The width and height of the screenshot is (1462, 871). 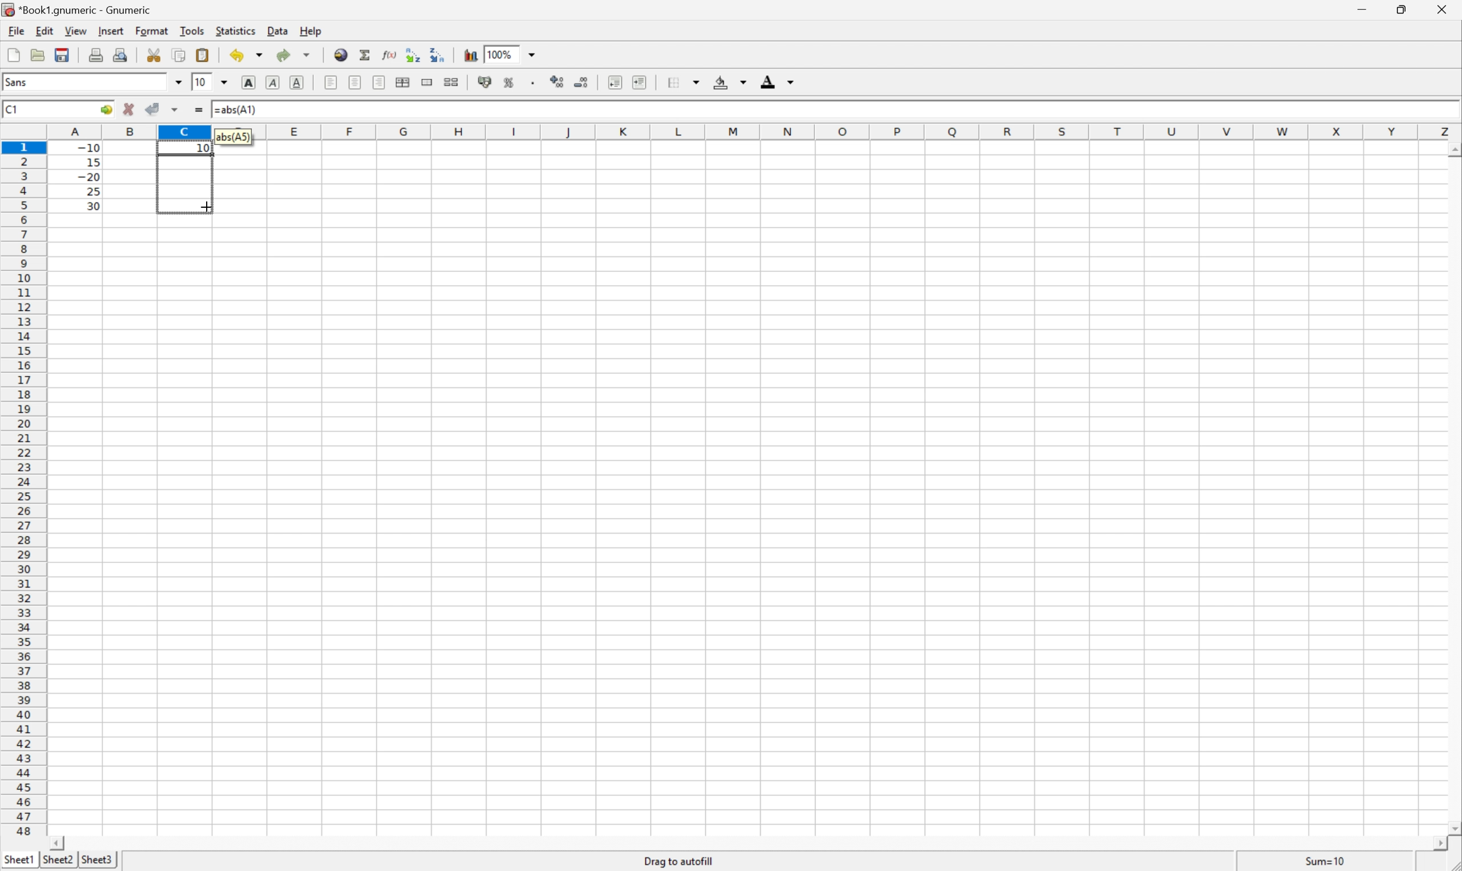 I want to click on sheet2, so click(x=58, y=861).